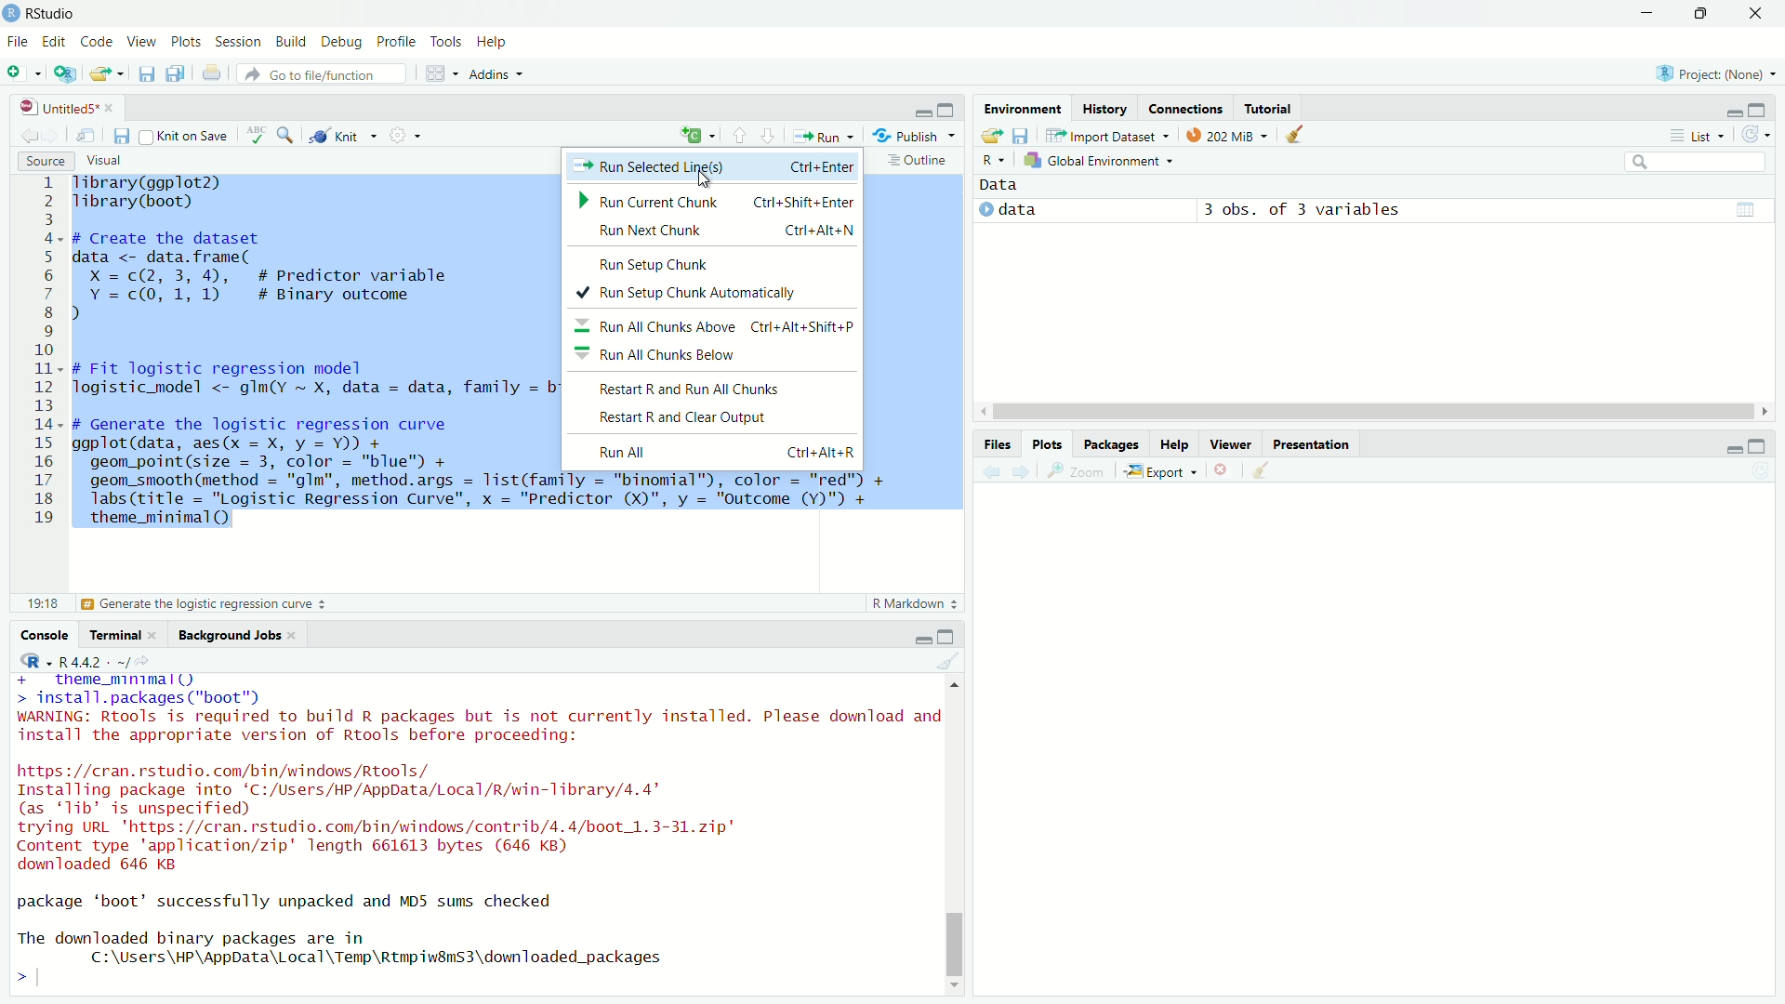 Image resolution: width=1785 pixels, height=1004 pixels. I want to click on Run Current Chunk Ctrl+Shift+Enter, so click(717, 199).